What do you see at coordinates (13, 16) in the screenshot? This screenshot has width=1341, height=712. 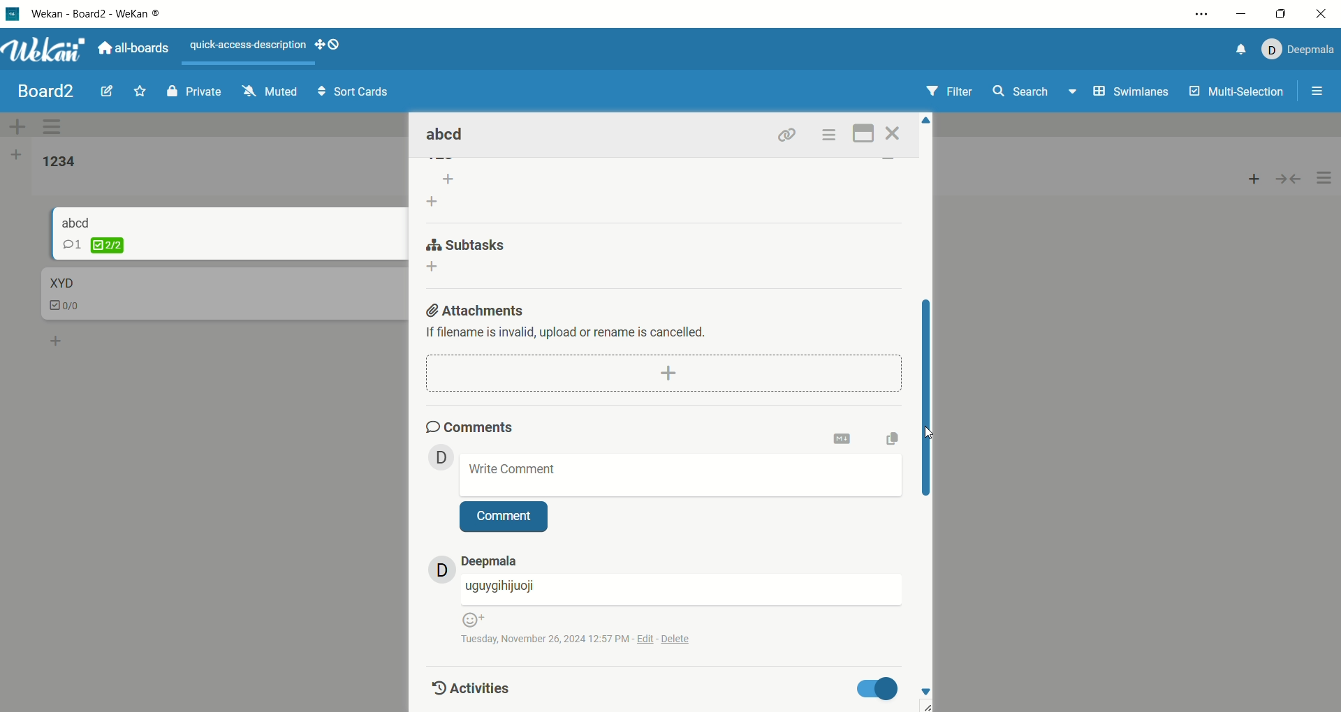 I see `logo` at bounding box center [13, 16].